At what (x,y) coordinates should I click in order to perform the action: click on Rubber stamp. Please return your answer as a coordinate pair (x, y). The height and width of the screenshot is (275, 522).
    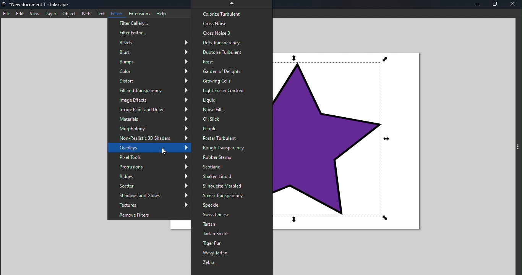
    Looking at the image, I should click on (232, 157).